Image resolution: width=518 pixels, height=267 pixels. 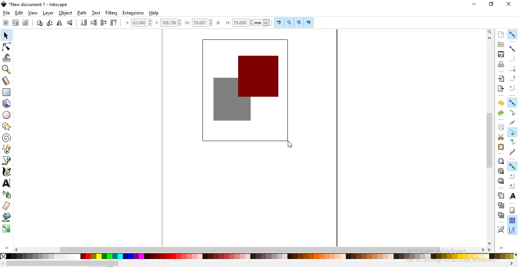 I want to click on new document 1 - Inkscape, so click(x=35, y=4).